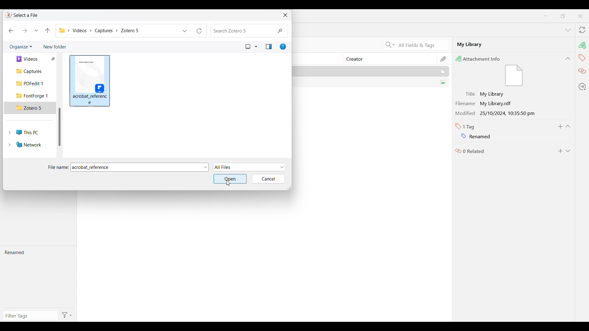 This screenshot has height=331, width=589. What do you see at coordinates (563, 16) in the screenshot?
I see `maximize` at bounding box center [563, 16].